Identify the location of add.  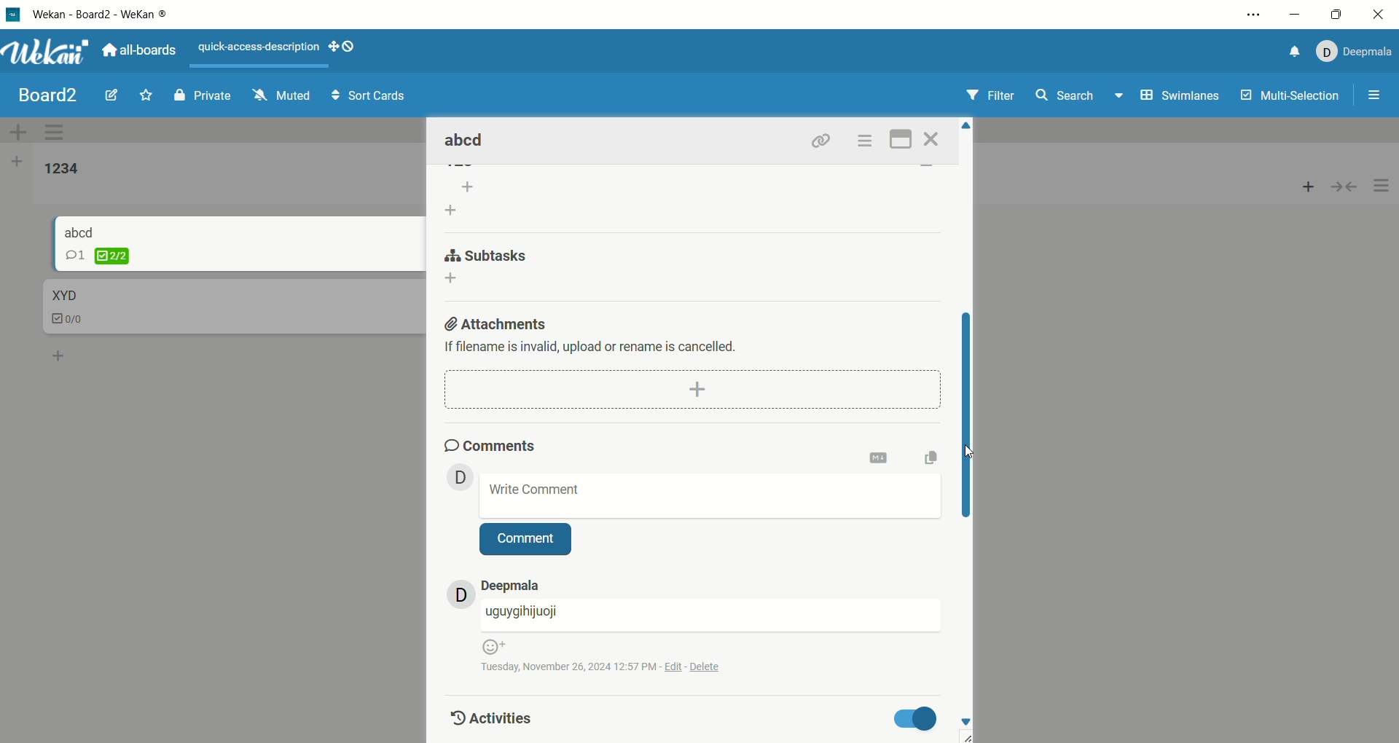
(692, 388).